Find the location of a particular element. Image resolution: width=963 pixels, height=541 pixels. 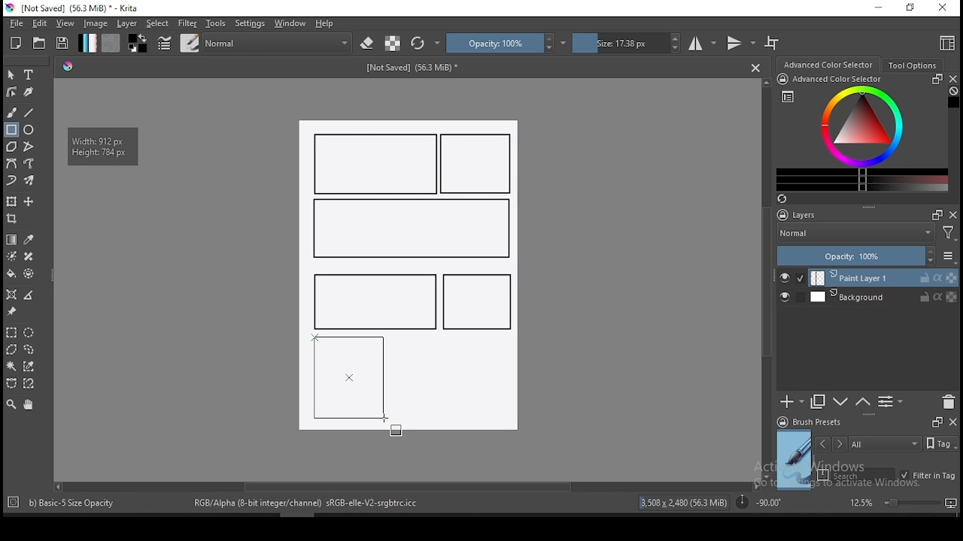

choose workspace is located at coordinates (946, 43).